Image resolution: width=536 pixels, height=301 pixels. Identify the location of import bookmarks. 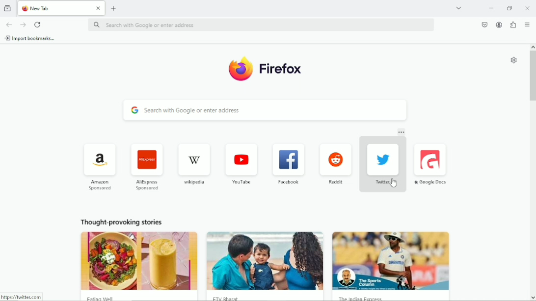
(30, 38).